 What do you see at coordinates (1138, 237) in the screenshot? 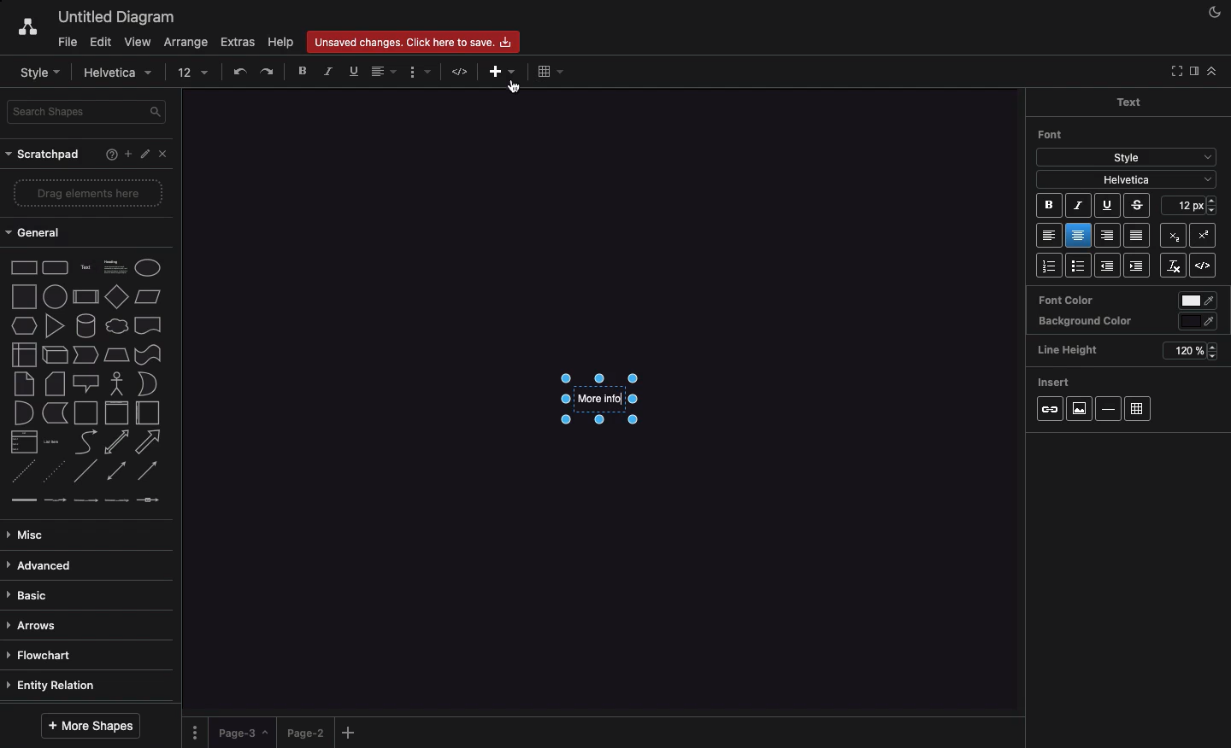
I see `Justified` at bounding box center [1138, 237].